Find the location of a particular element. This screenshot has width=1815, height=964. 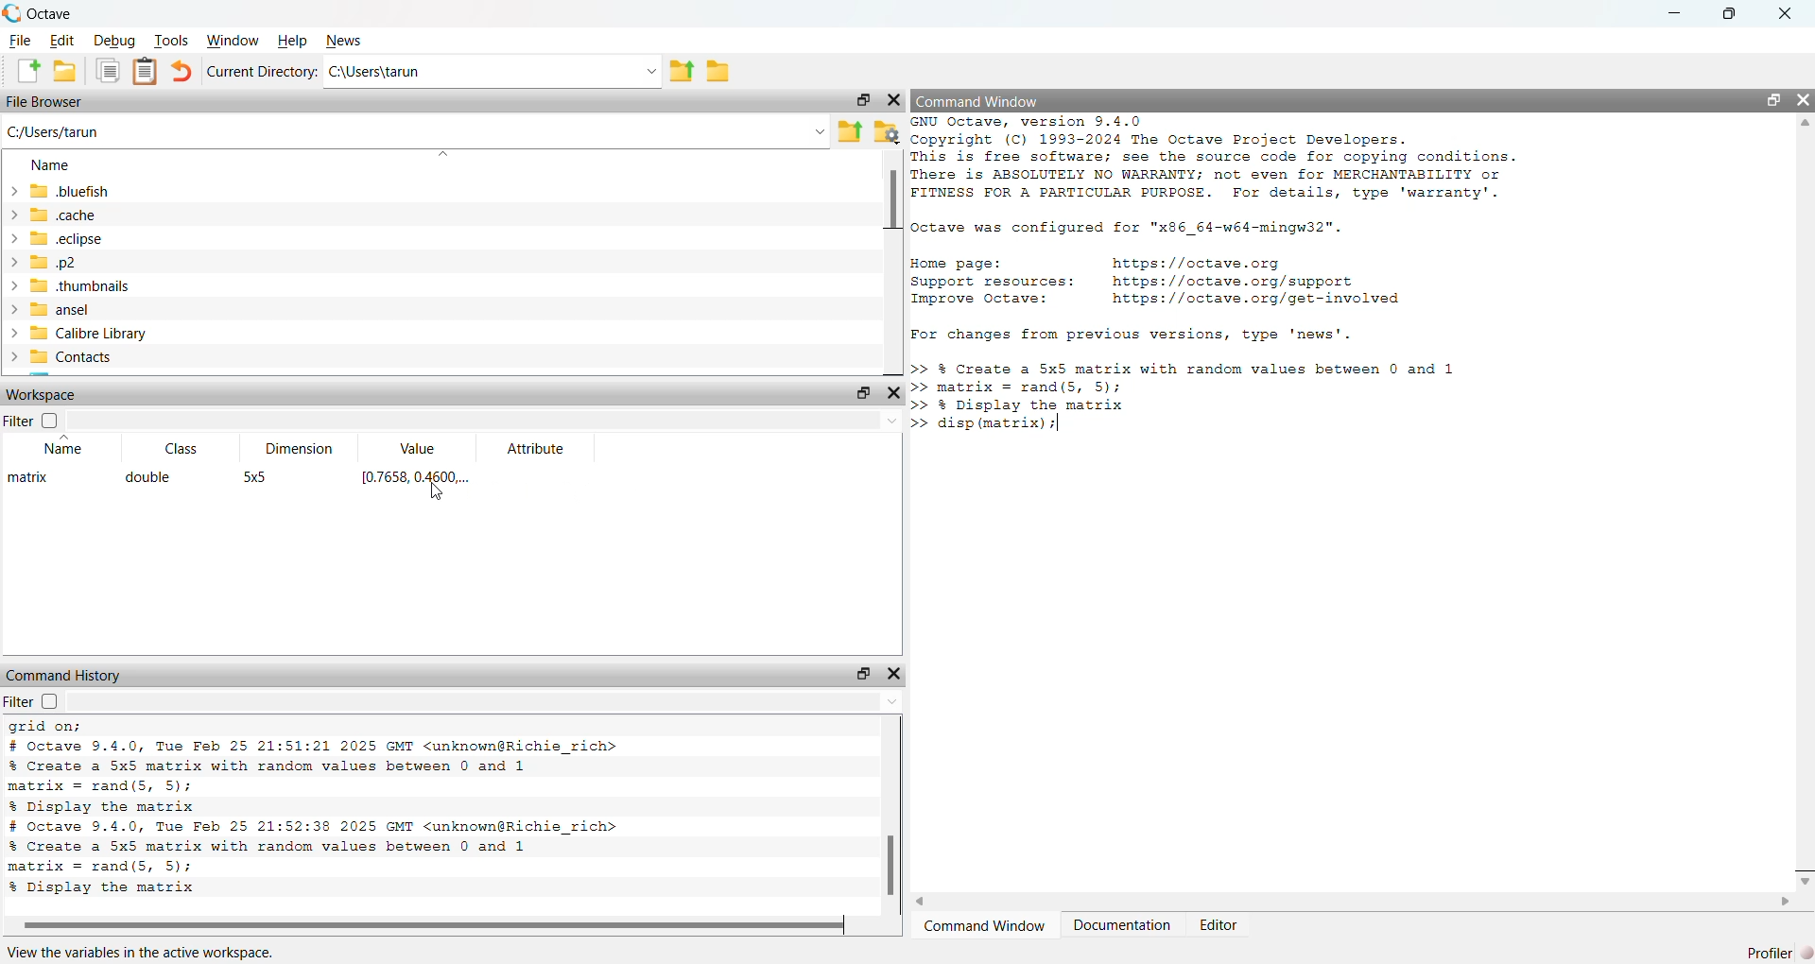

Debug is located at coordinates (115, 42).